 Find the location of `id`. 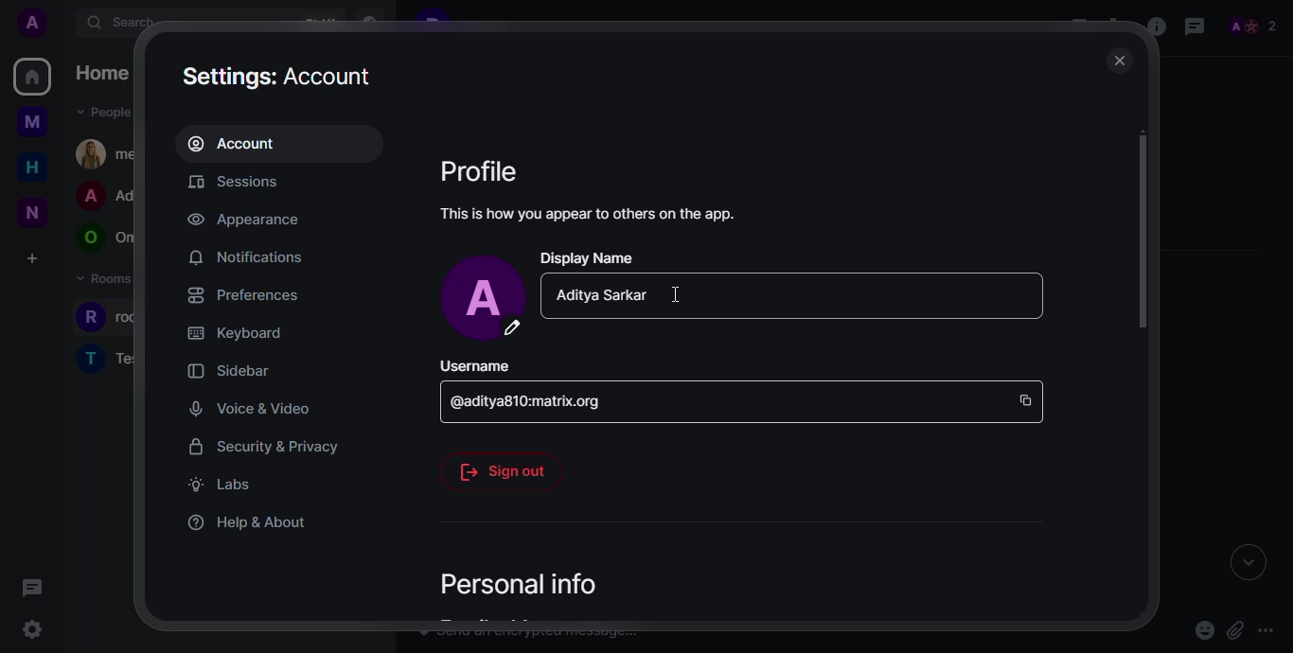

id is located at coordinates (535, 403).